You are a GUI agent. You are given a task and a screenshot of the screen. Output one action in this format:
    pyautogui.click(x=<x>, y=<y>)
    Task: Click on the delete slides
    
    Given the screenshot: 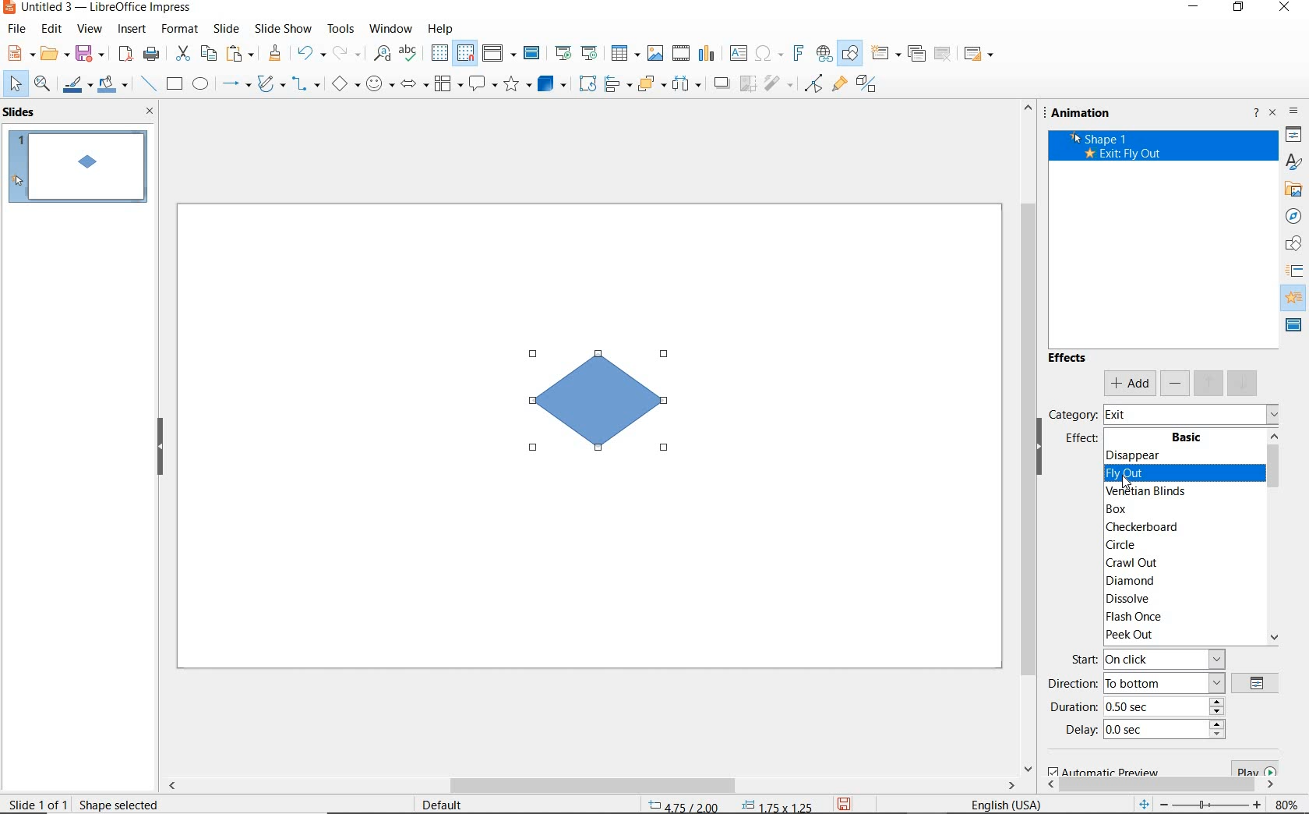 What is the action you would take?
    pyautogui.click(x=944, y=54)
    